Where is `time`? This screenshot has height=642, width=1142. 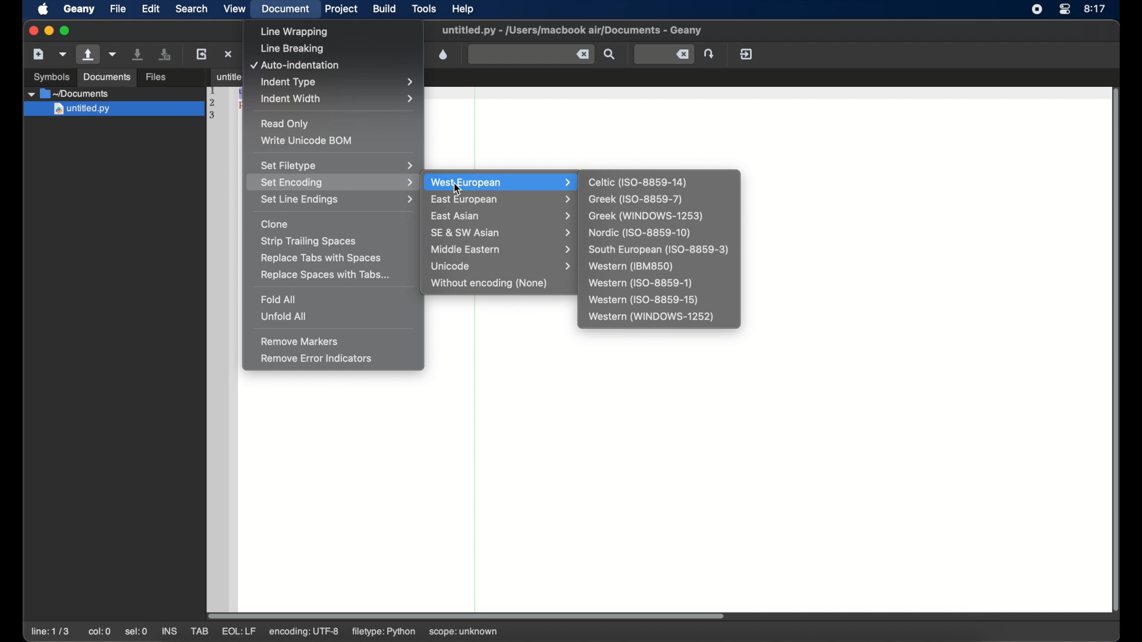
time is located at coordinates (1096, 8).